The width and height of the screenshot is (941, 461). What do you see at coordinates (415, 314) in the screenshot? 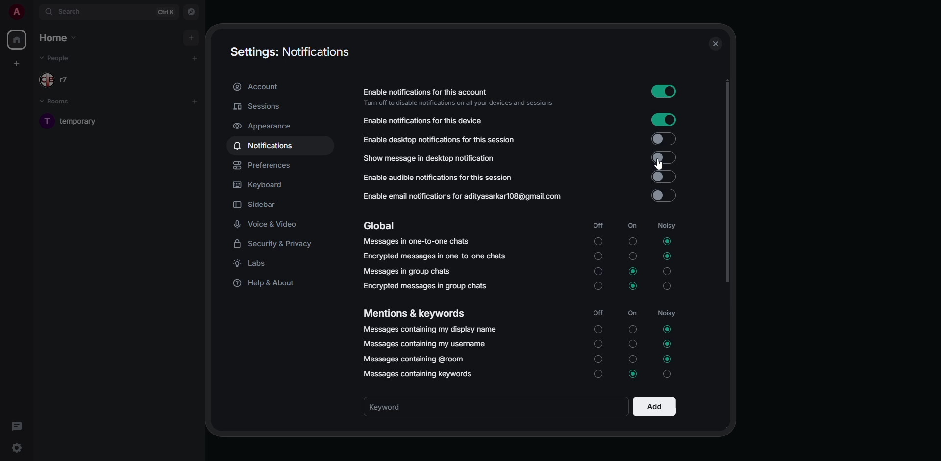
I see `mentions & keywords` at bounding box center [415, 314].